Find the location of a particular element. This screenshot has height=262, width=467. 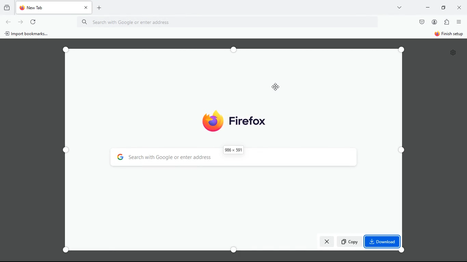

Settings is located at coordinates (453, 53).